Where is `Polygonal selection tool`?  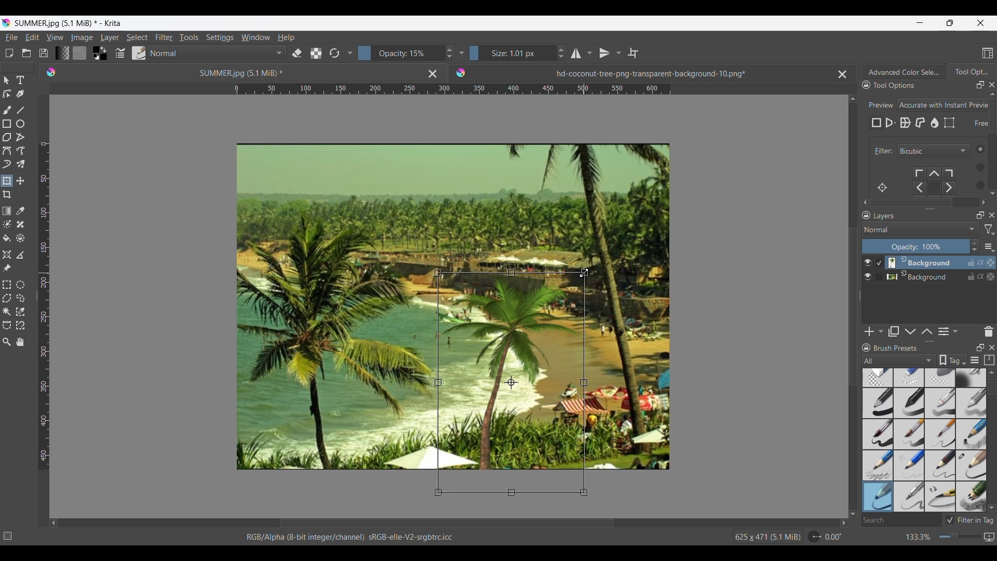
Polygonal selection tool is located at coordinates (7, 298).